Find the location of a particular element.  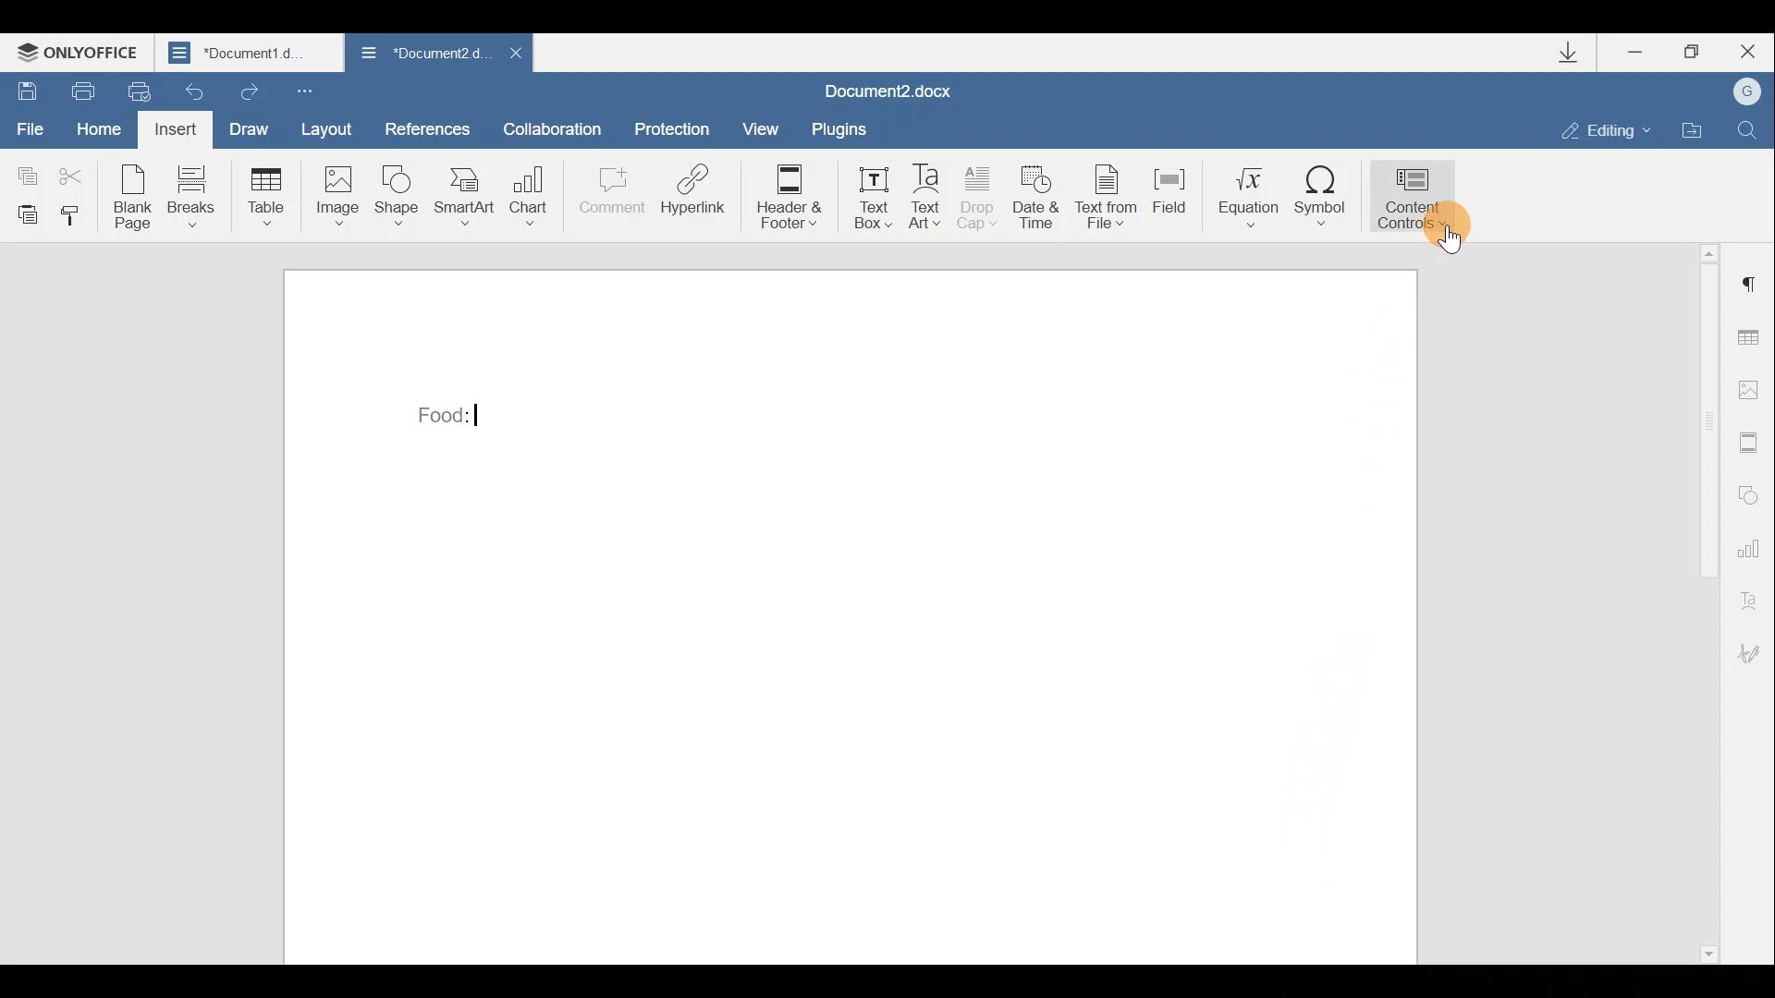

Protection is located at coordinates (677, 131).